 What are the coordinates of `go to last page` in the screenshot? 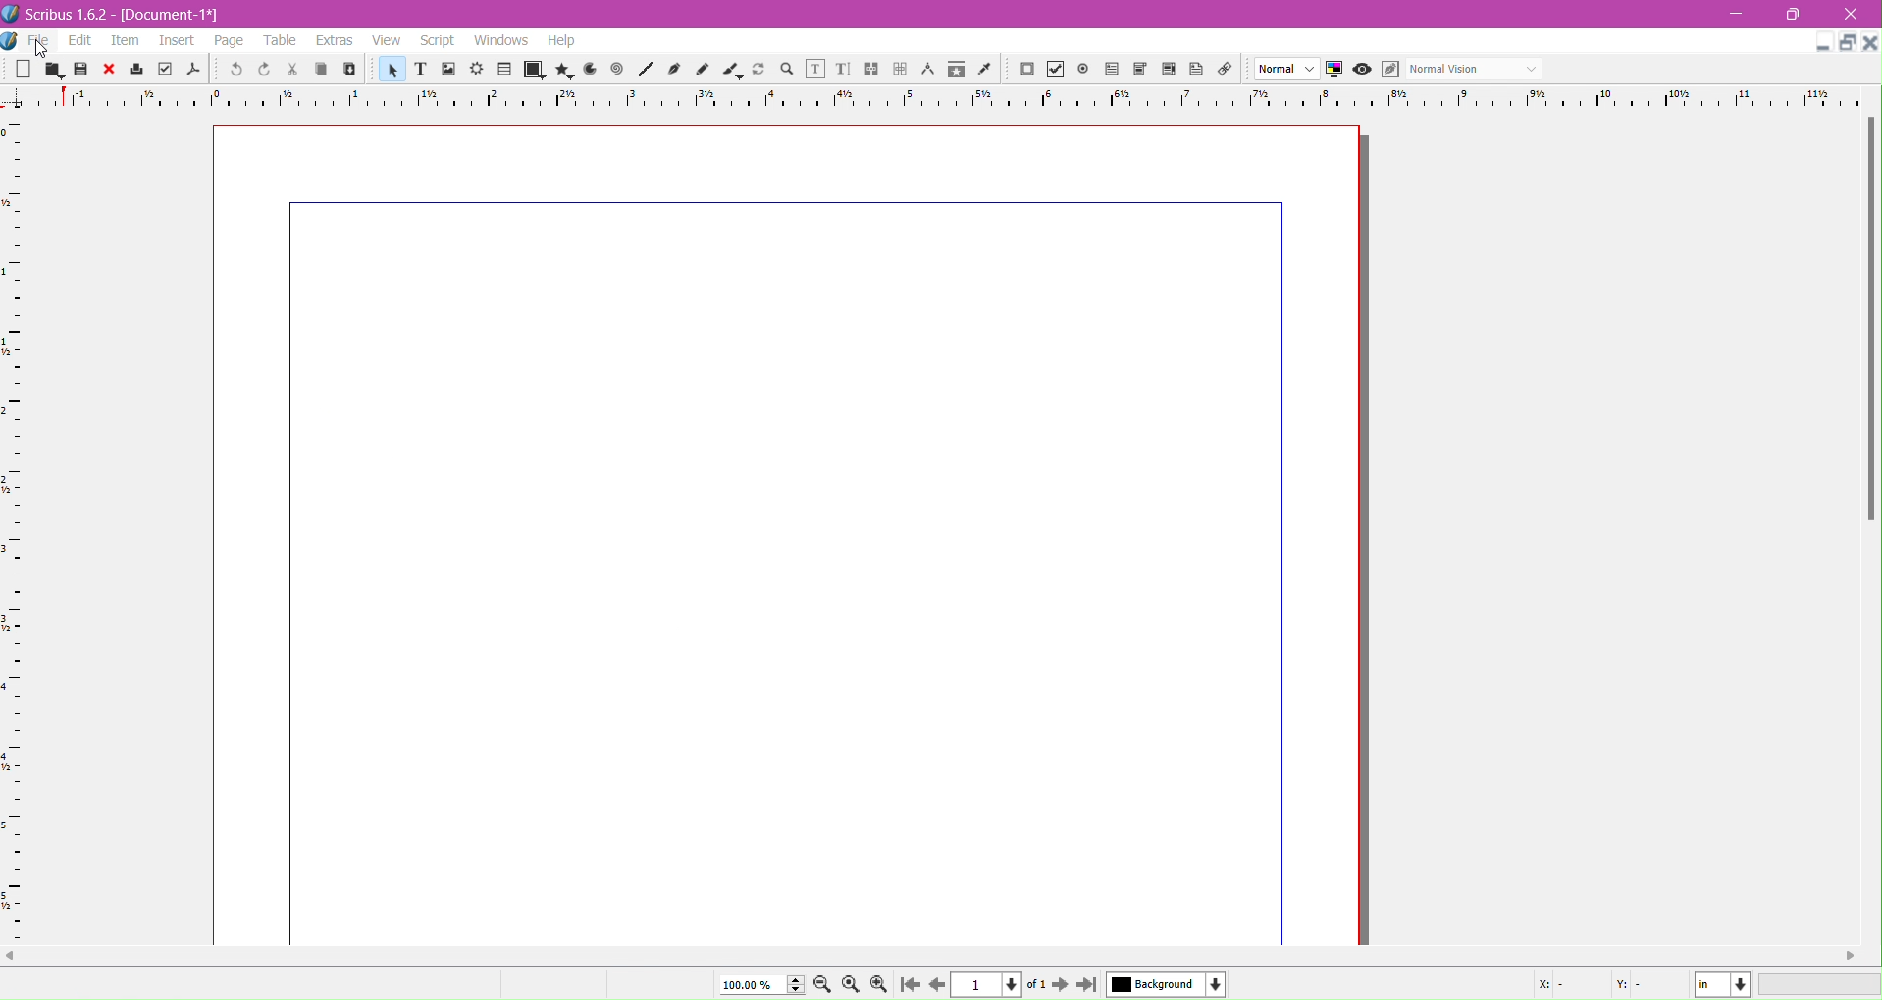 It's located at (1086, 986).